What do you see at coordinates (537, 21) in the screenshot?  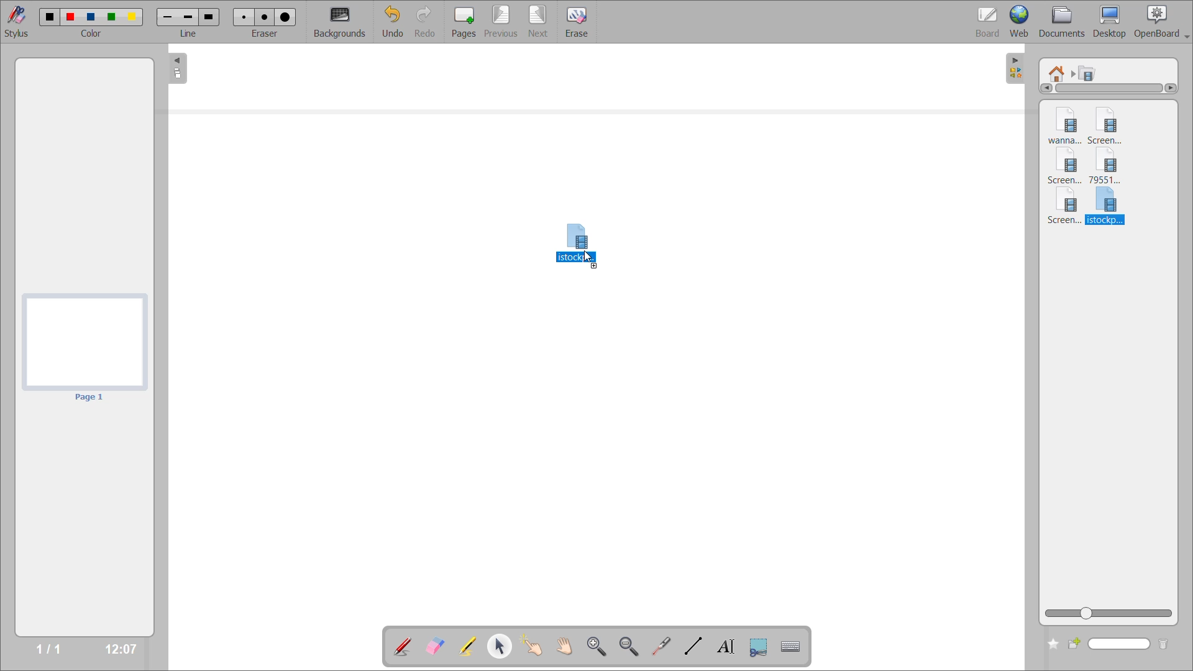 I see `next` at bounding box center [537, 21].